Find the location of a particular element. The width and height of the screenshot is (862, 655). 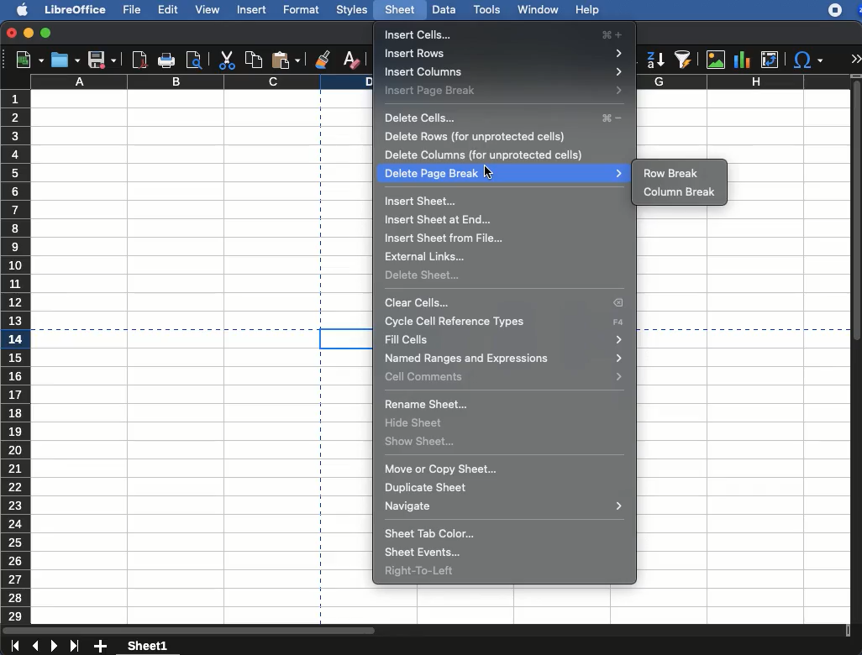

insert is located at coordinates (253, 9).